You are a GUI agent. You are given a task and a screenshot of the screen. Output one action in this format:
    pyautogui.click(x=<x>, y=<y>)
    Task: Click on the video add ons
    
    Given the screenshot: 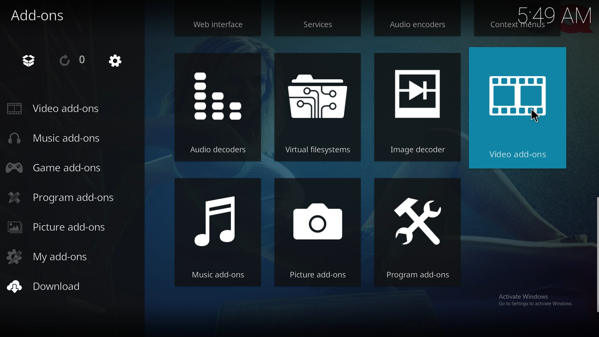 What is the action you would take?
    pyautogui.click(x=61, y=109)
    